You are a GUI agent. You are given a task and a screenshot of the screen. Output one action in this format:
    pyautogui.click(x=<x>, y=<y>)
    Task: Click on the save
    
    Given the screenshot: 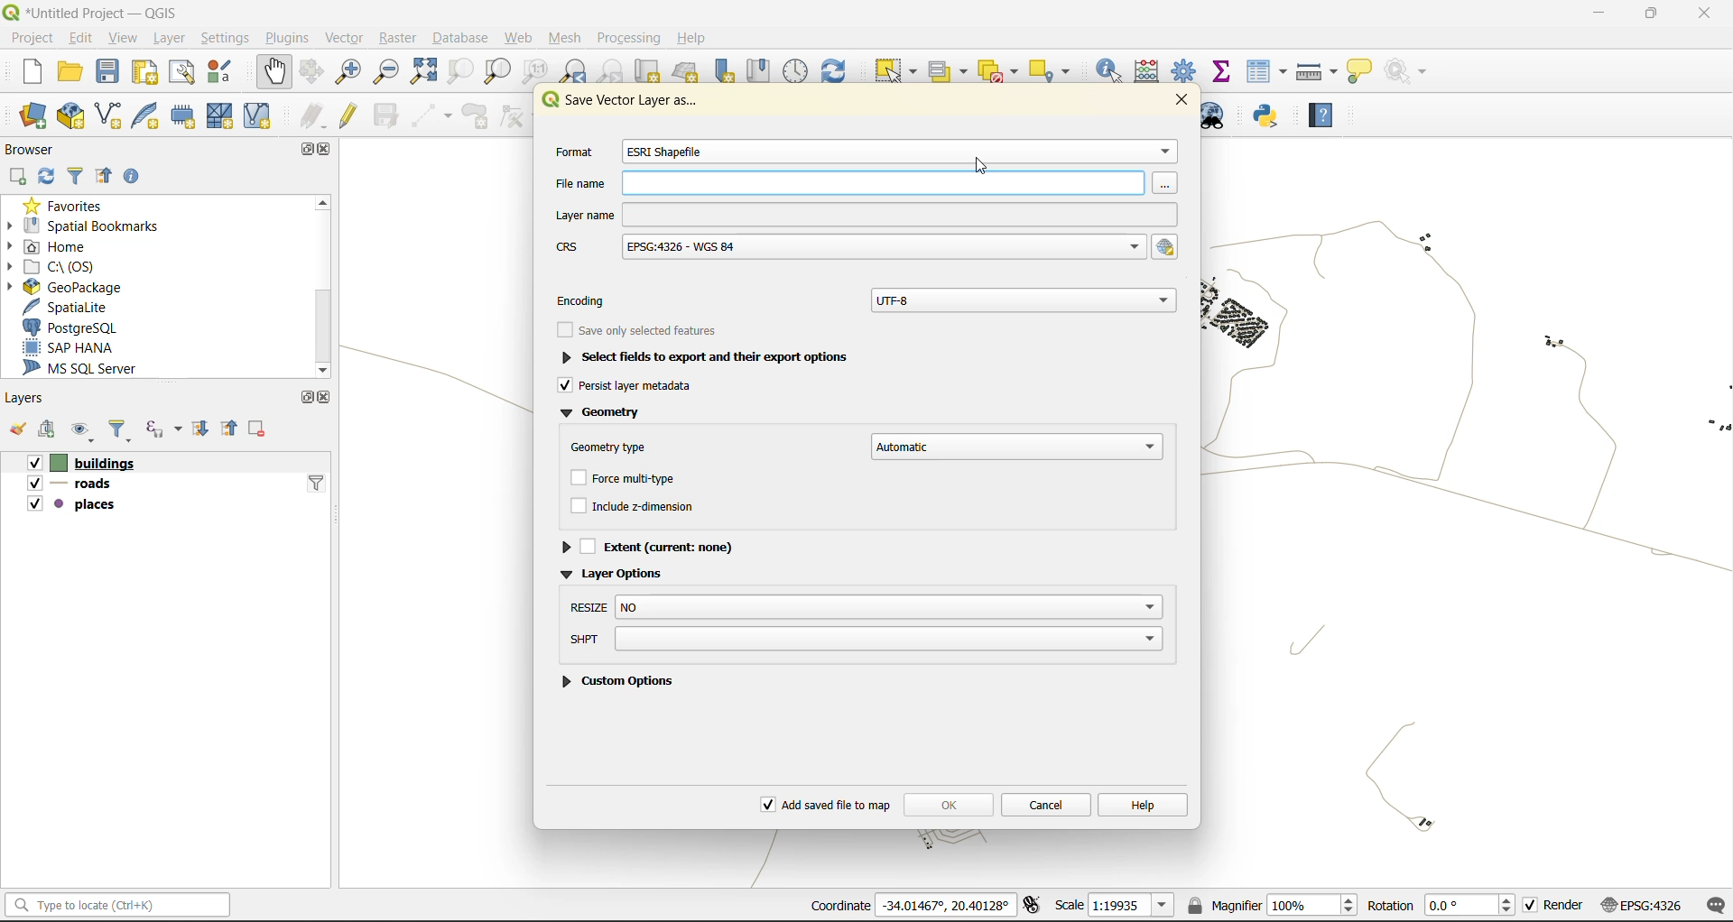 What is the action you would take?
    pyautogui.click(x=108, y=74)
    